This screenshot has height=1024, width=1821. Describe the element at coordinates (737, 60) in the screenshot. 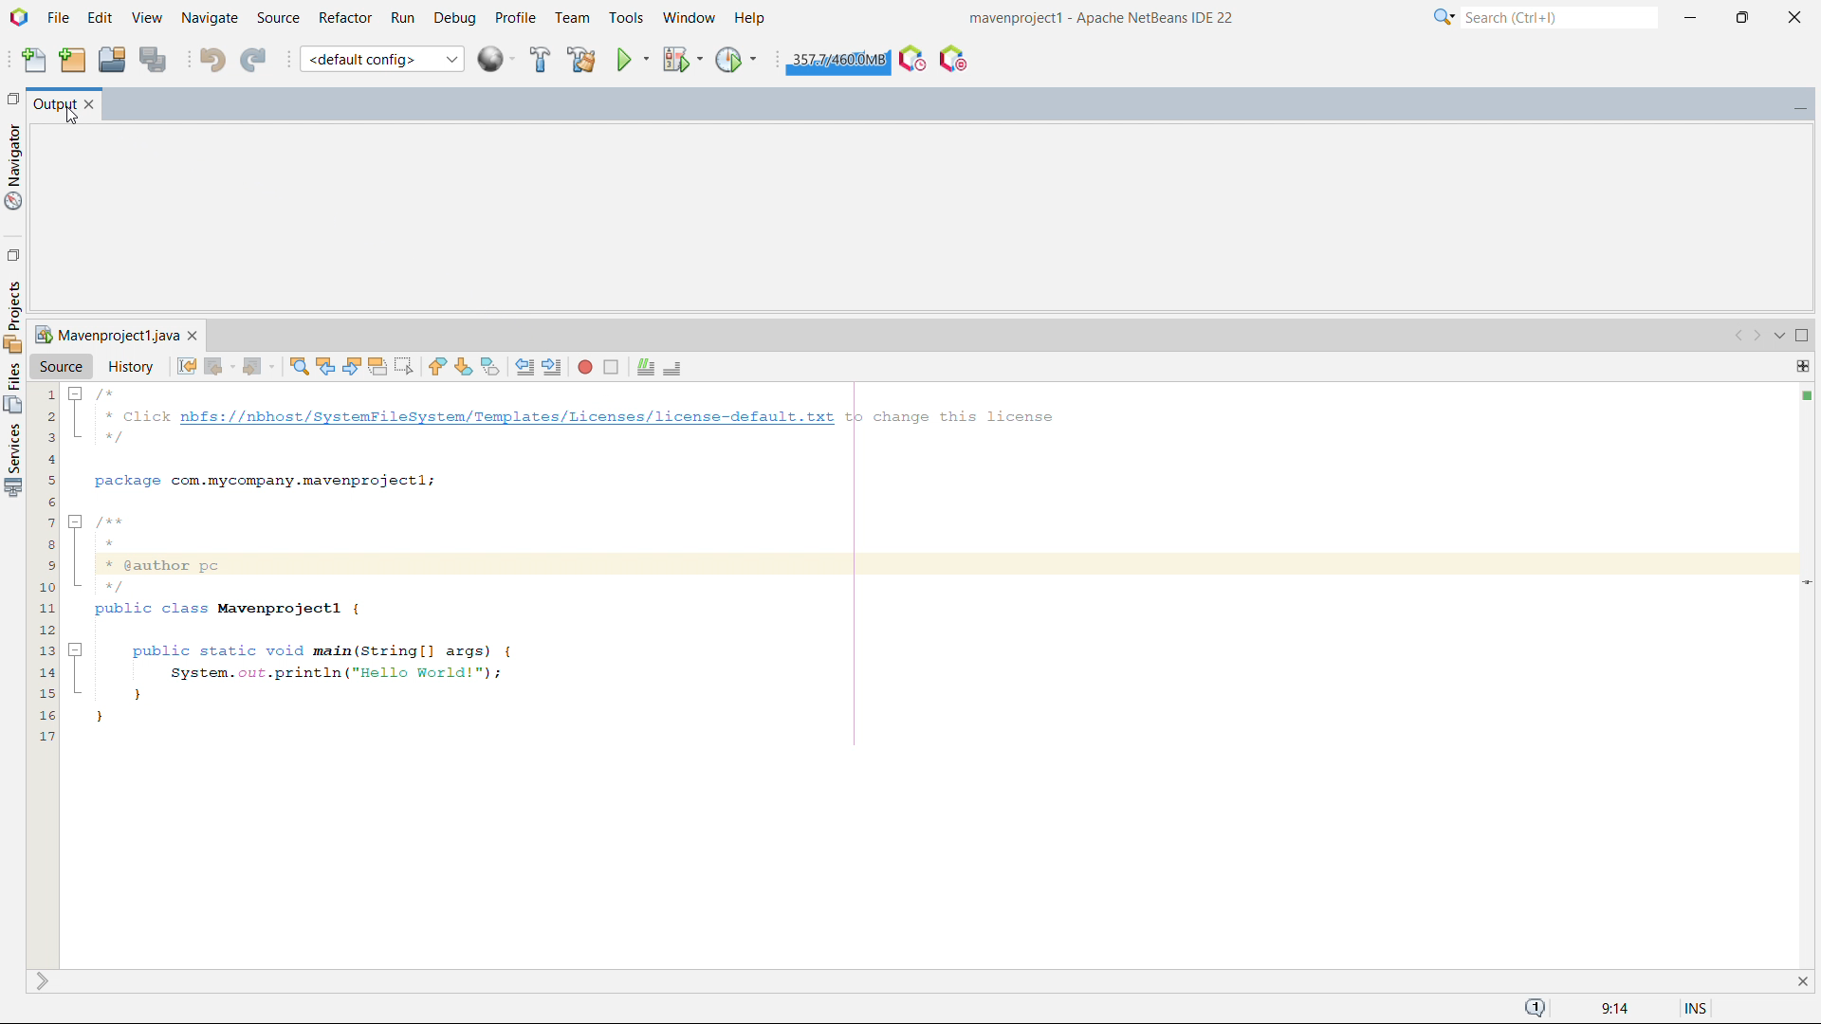

I see `profile project` at that location.